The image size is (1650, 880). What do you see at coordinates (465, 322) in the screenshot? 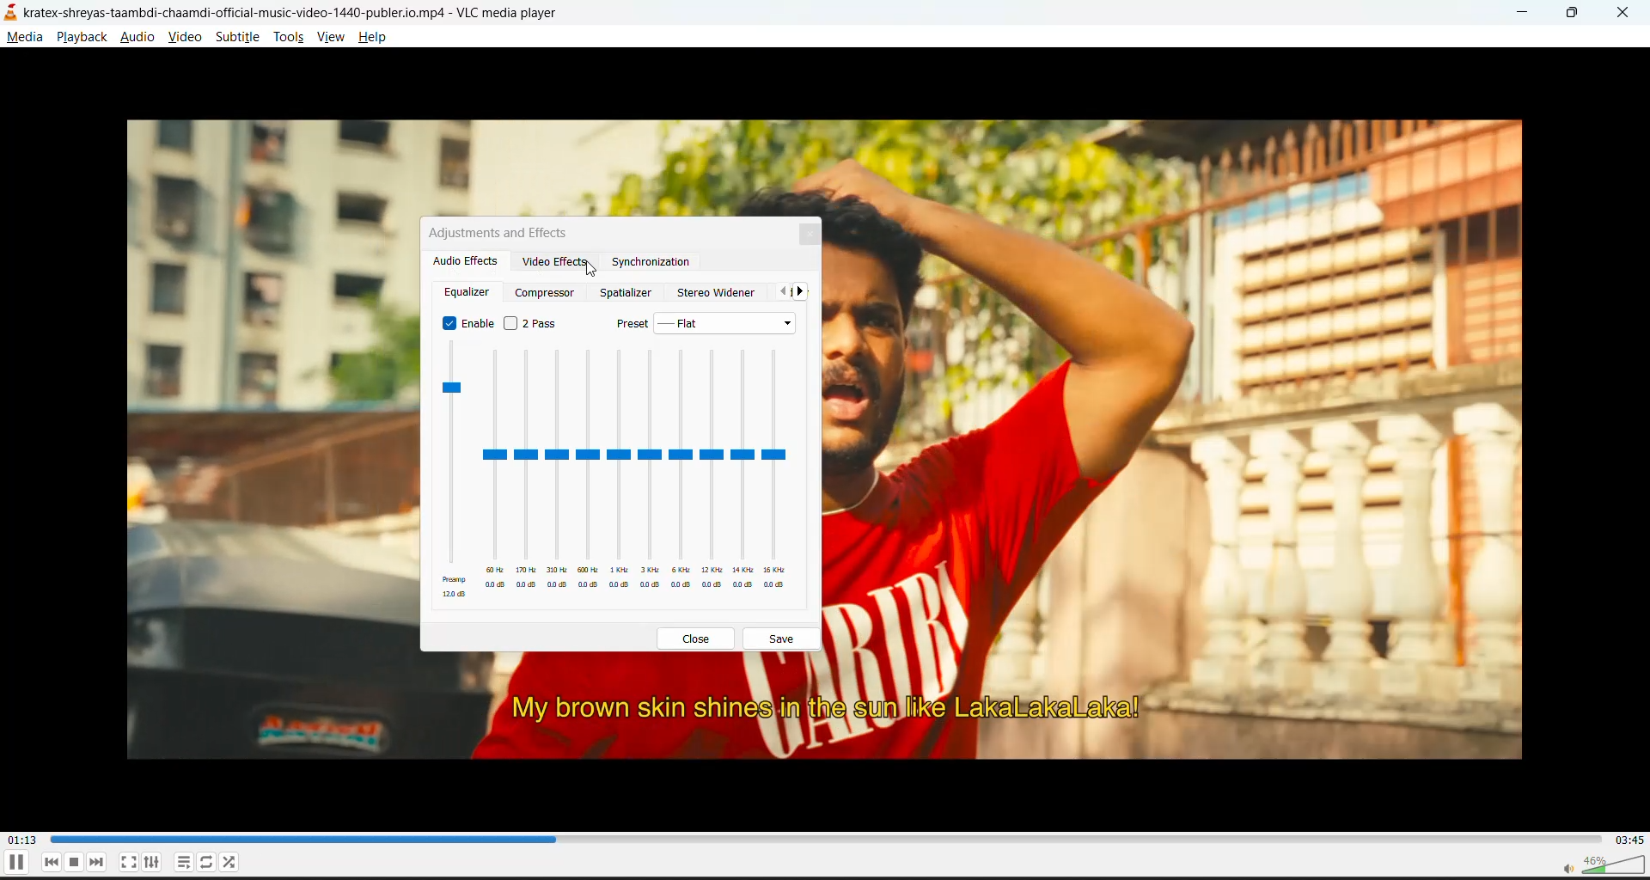
I see `enable` at bounding box center [465, 322].